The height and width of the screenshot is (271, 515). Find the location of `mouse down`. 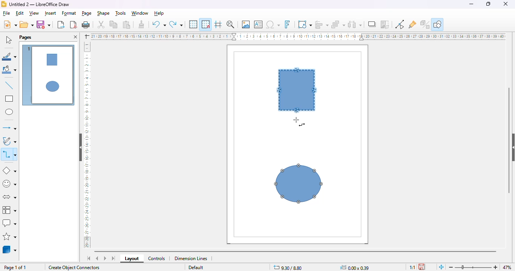

mouse down is located at coordinates (298, 121).